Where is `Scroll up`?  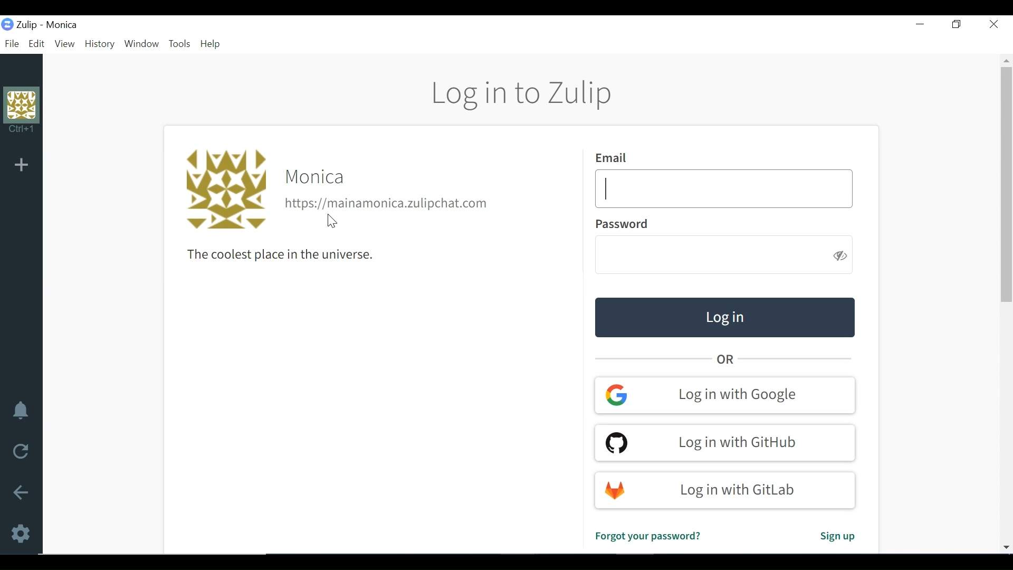
Scroll up is located at coordinates (1007, 60).